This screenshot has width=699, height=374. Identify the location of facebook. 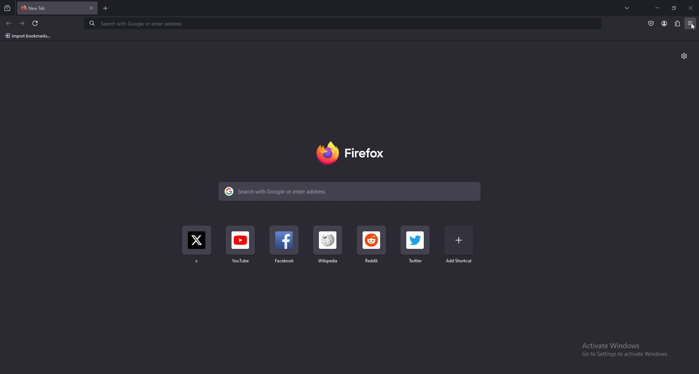
(284, 247).